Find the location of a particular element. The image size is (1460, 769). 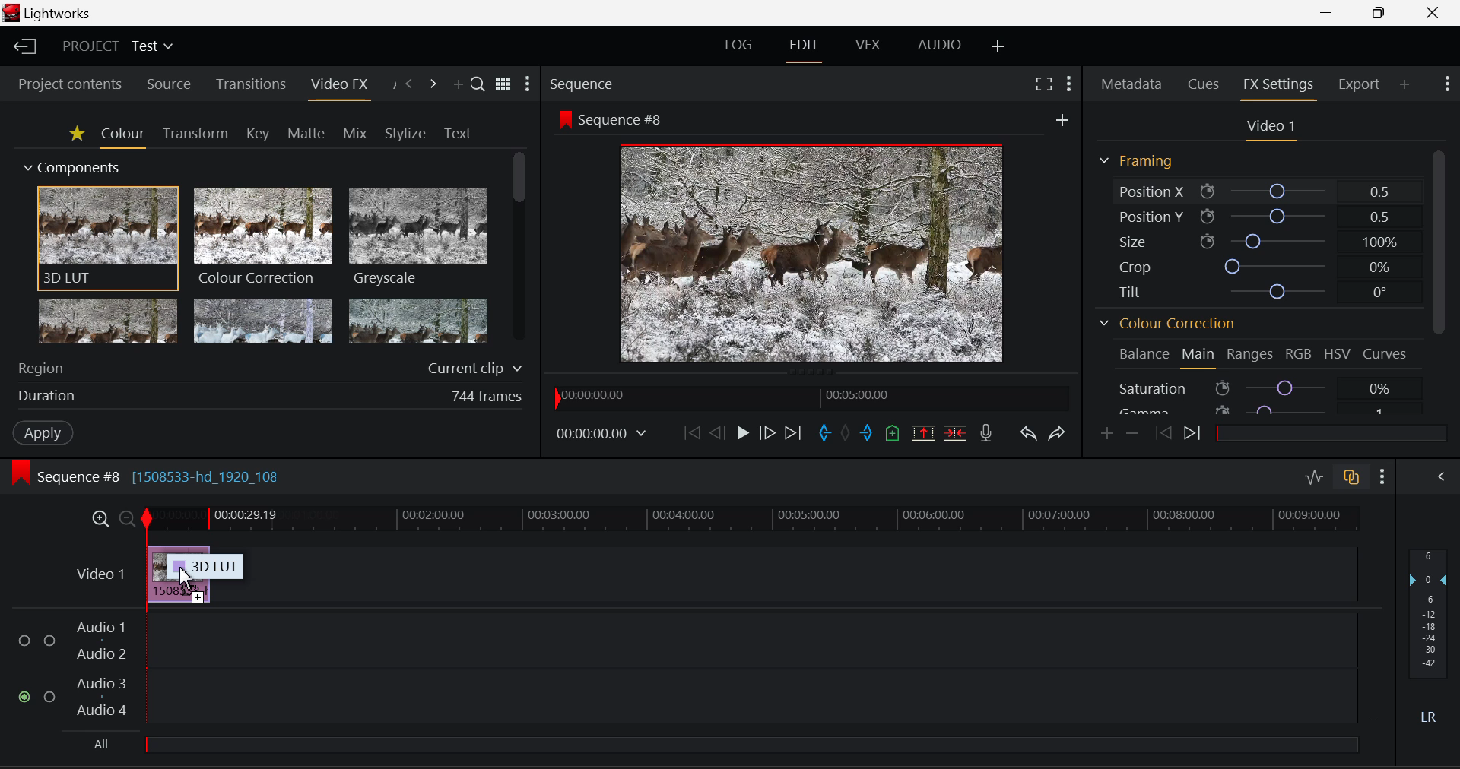

Mark Cue is located at coordinates (891, 432).